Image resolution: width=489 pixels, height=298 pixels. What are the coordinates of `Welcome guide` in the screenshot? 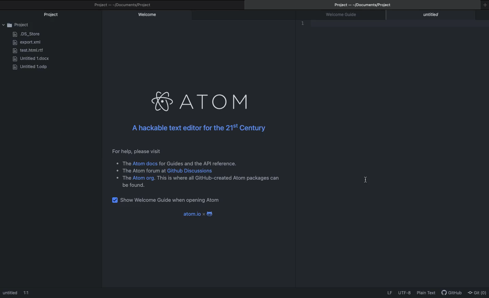 It's located at (344, 15).